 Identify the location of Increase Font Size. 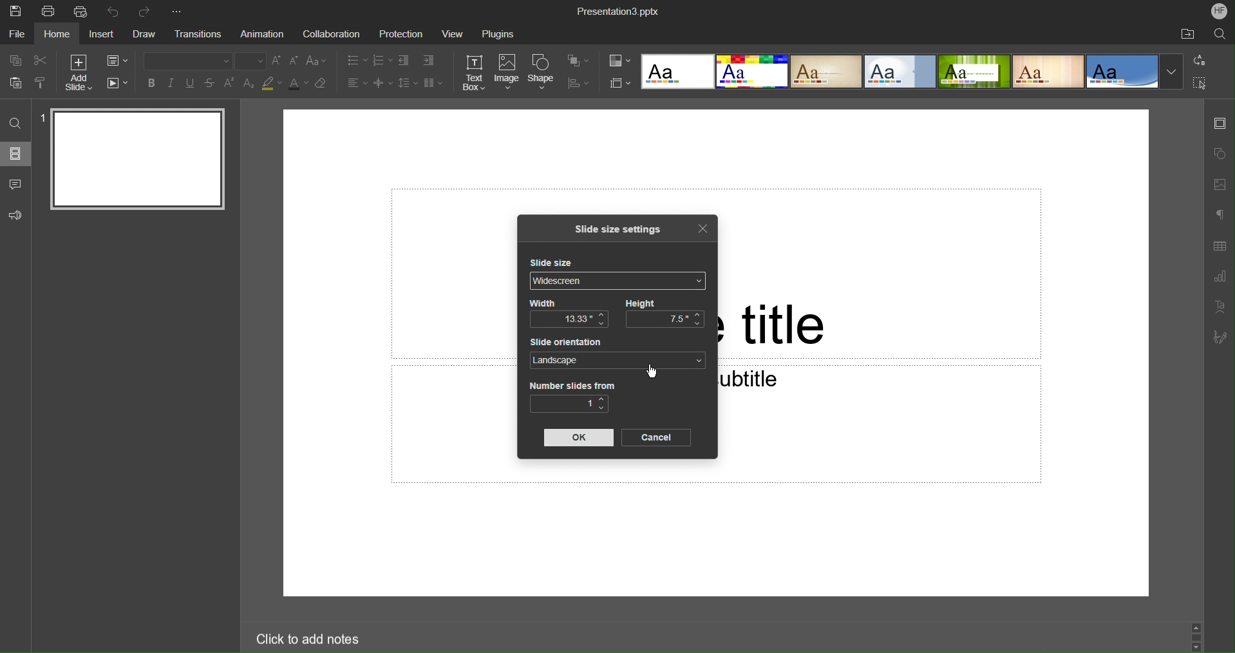
(278, 61).